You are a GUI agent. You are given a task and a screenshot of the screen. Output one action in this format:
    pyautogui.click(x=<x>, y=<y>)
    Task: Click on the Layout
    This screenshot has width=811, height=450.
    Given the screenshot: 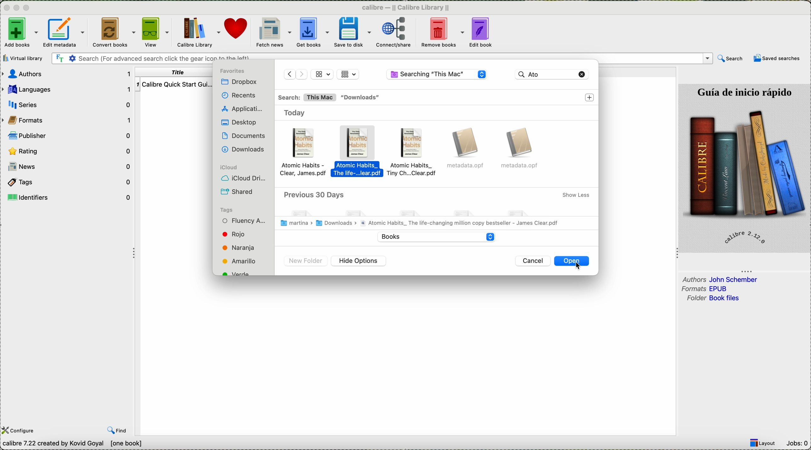 What is the action you would take?
    pyautogui.click(x=763, y=443)
    